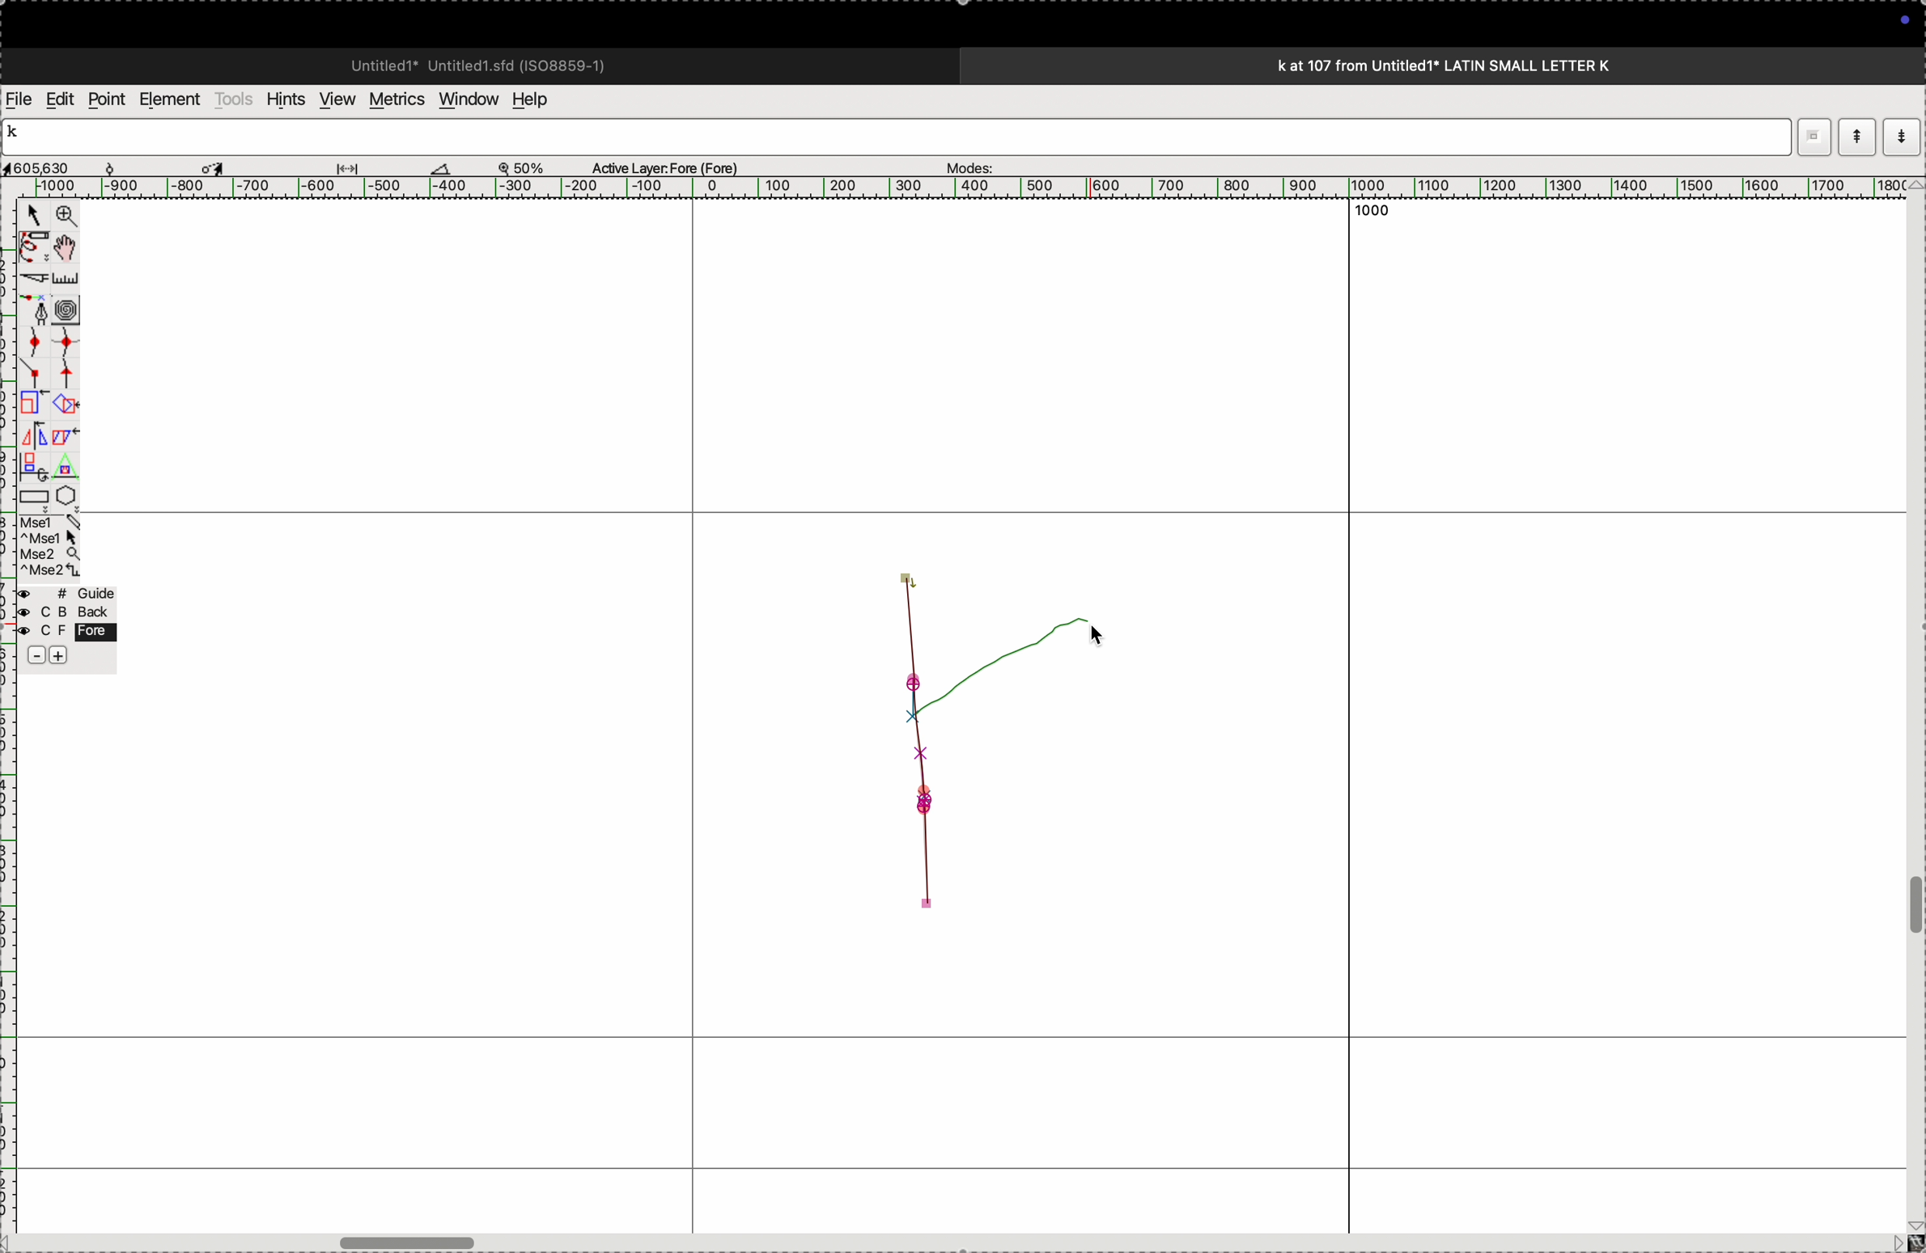 Image resolution: width=1926 pixels, height=1253 pixels. What do you see at coordinates (19, 99) in the screenshot?
I see `file` at bounding box center [19, 99].